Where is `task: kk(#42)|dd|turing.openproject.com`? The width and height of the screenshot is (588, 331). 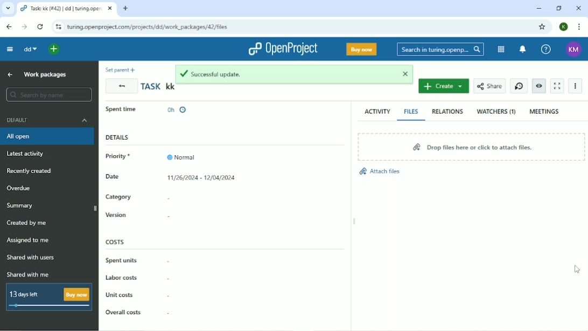
task: kk(#42)|dd|turing.openproject.com is located at coordinates (67, 9).